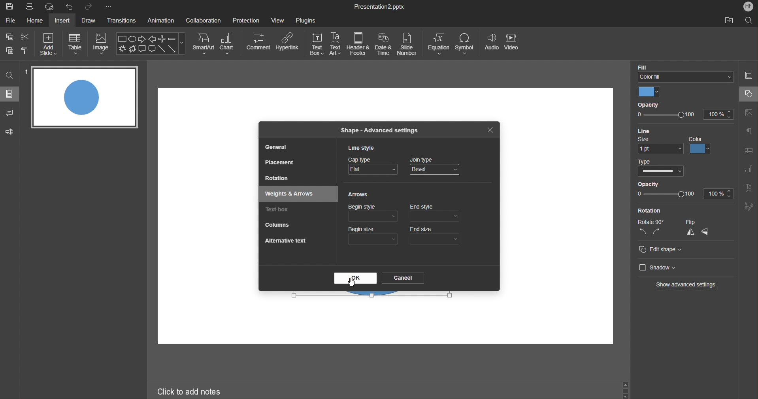  I want to click on Rotate 90, so click(649, 221).